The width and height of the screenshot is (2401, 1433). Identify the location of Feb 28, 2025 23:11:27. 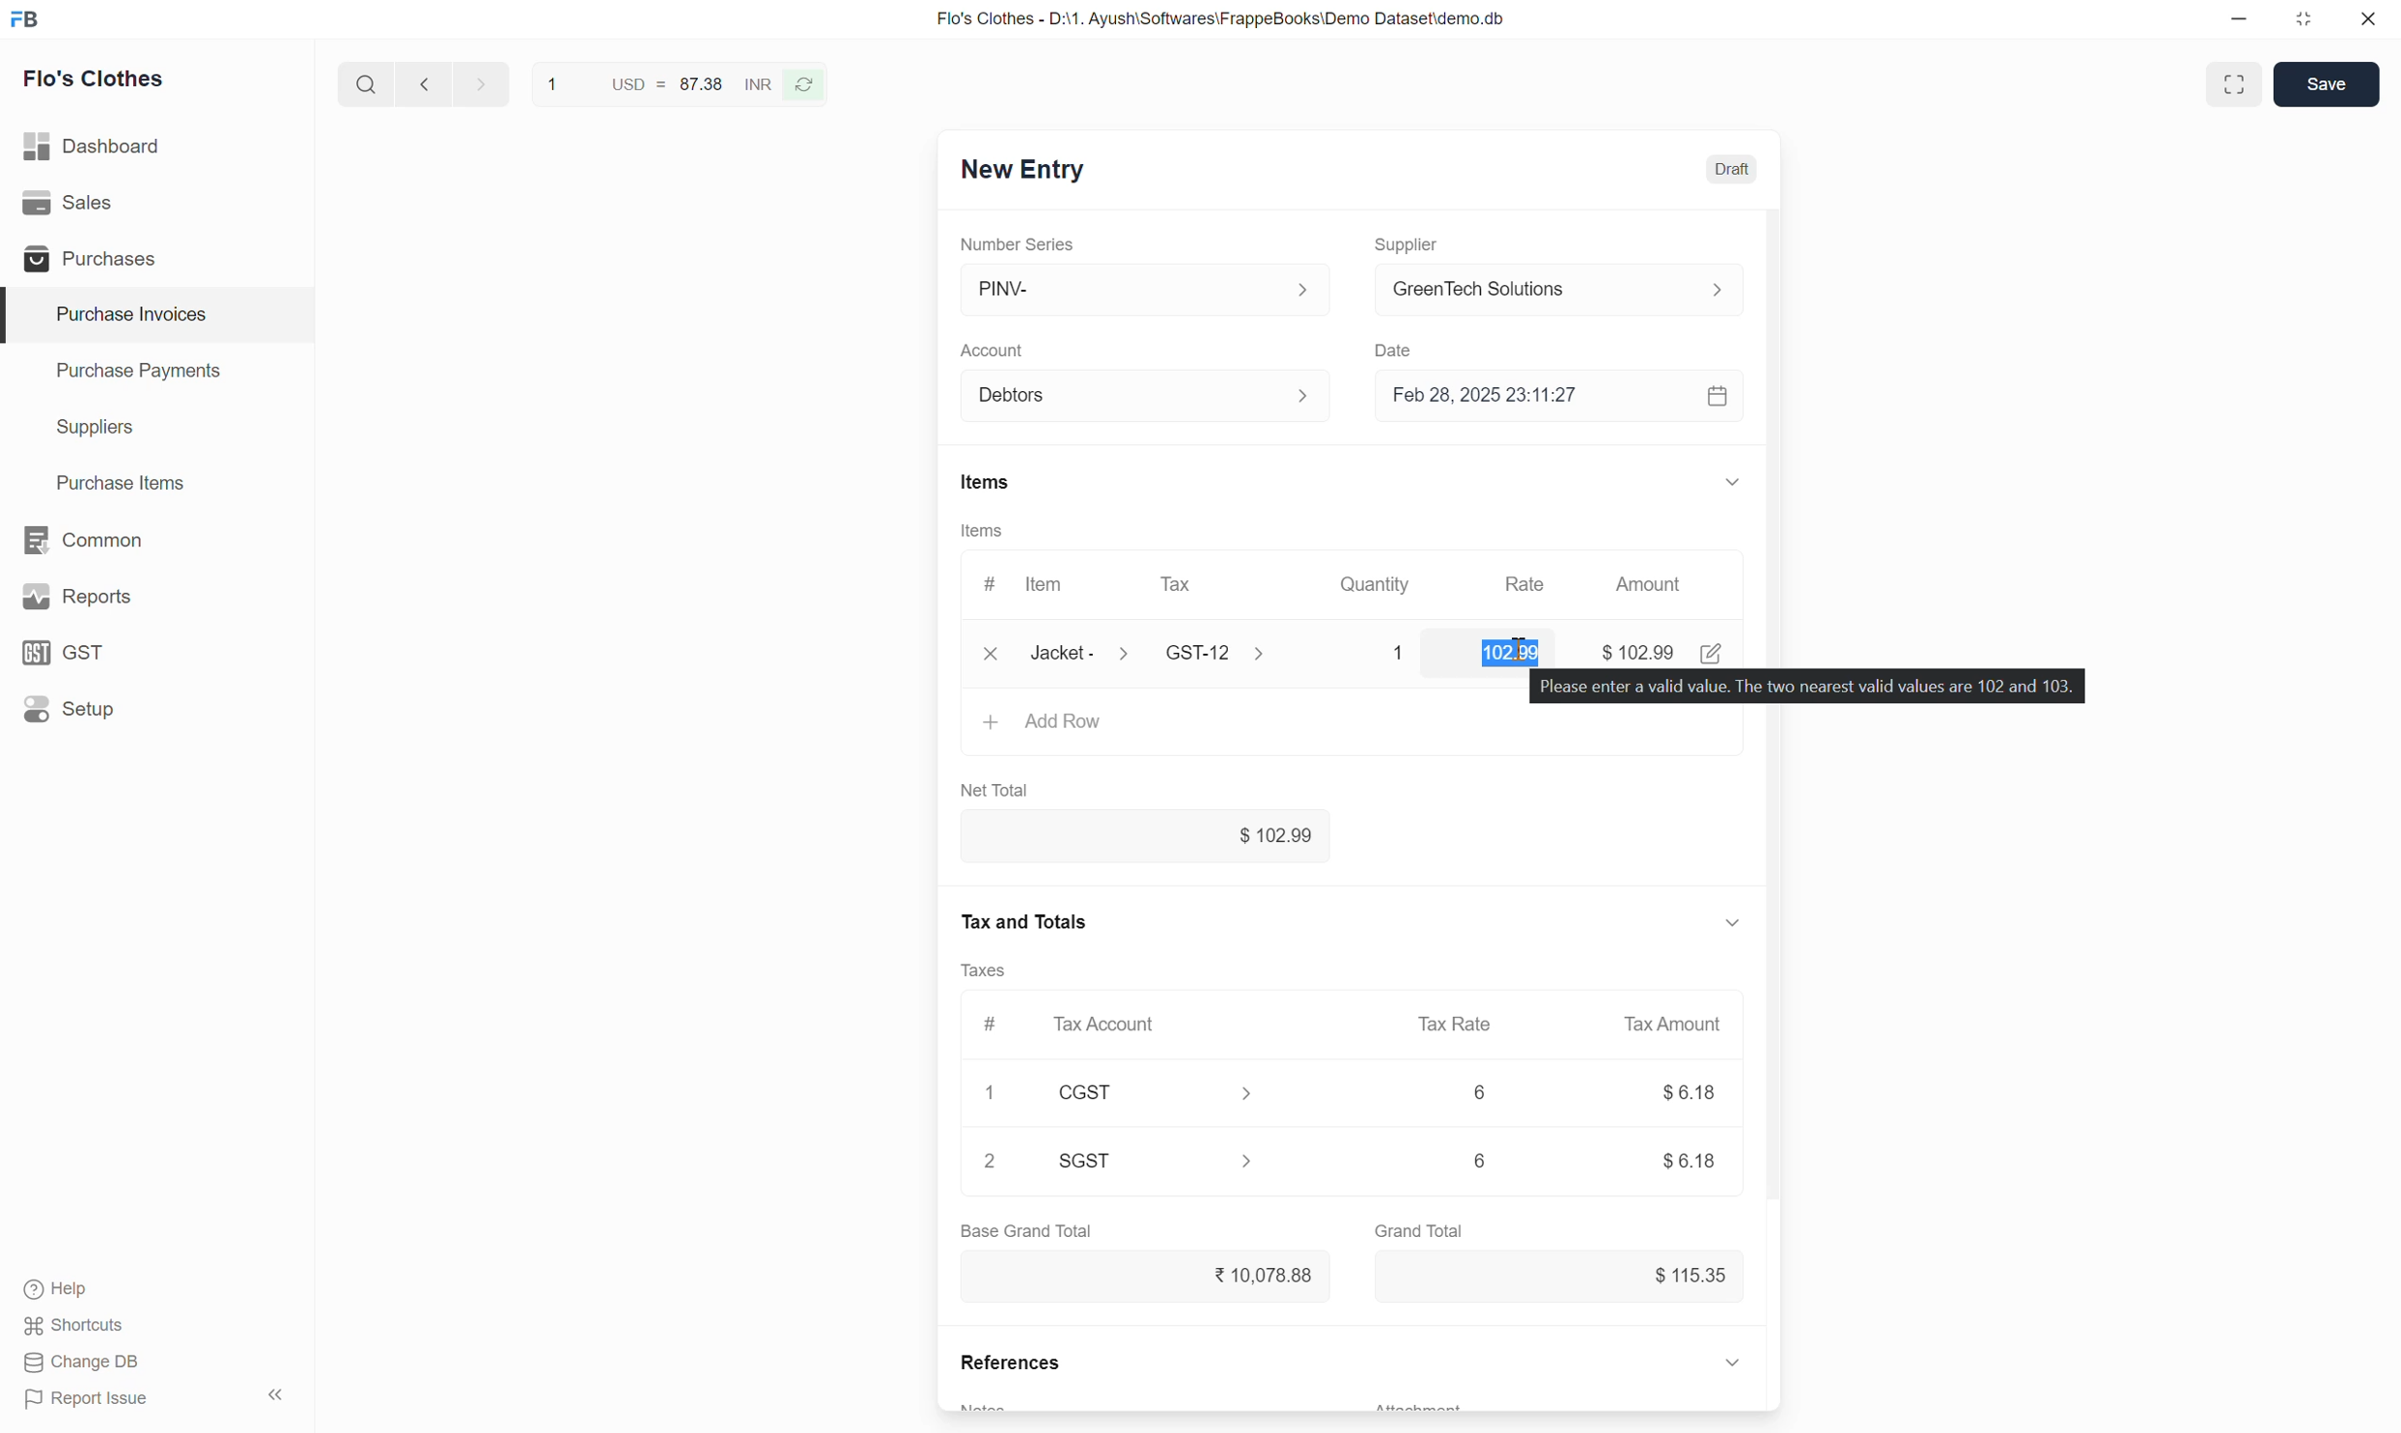
(1539, 395).